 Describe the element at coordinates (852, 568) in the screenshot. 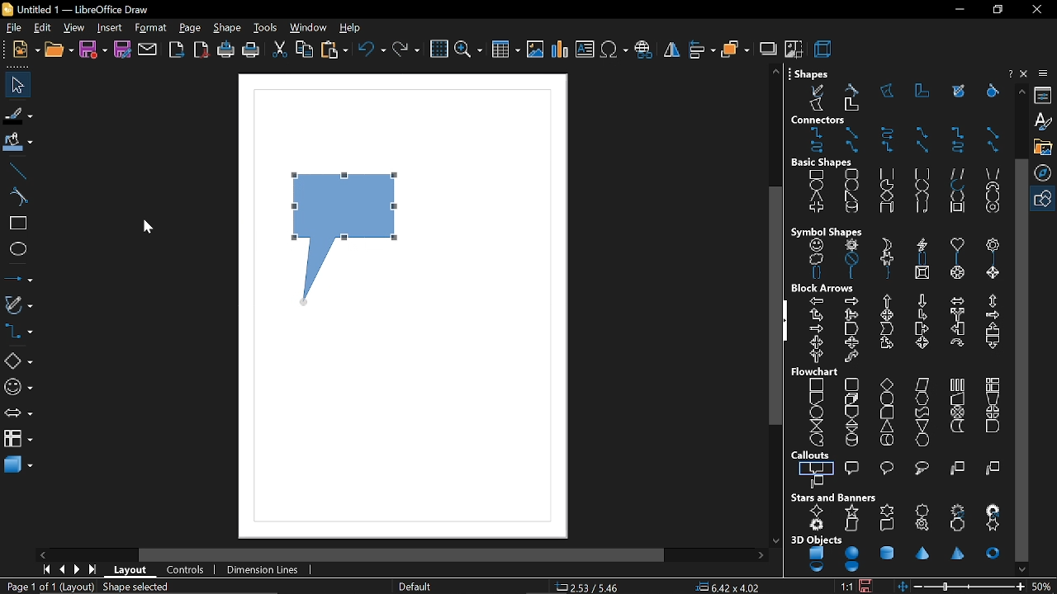

I see `half sphere` at that location.